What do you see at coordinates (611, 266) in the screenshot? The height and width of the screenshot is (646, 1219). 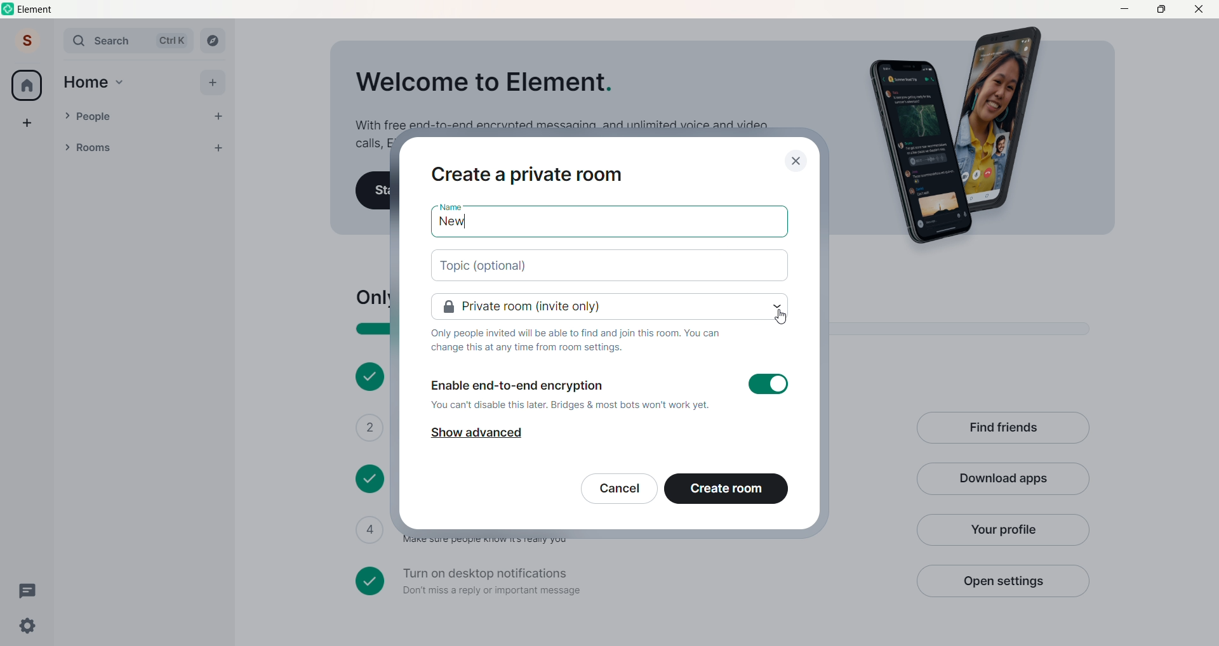 I see `add topic (optional)` at bounding box center [611, 266].